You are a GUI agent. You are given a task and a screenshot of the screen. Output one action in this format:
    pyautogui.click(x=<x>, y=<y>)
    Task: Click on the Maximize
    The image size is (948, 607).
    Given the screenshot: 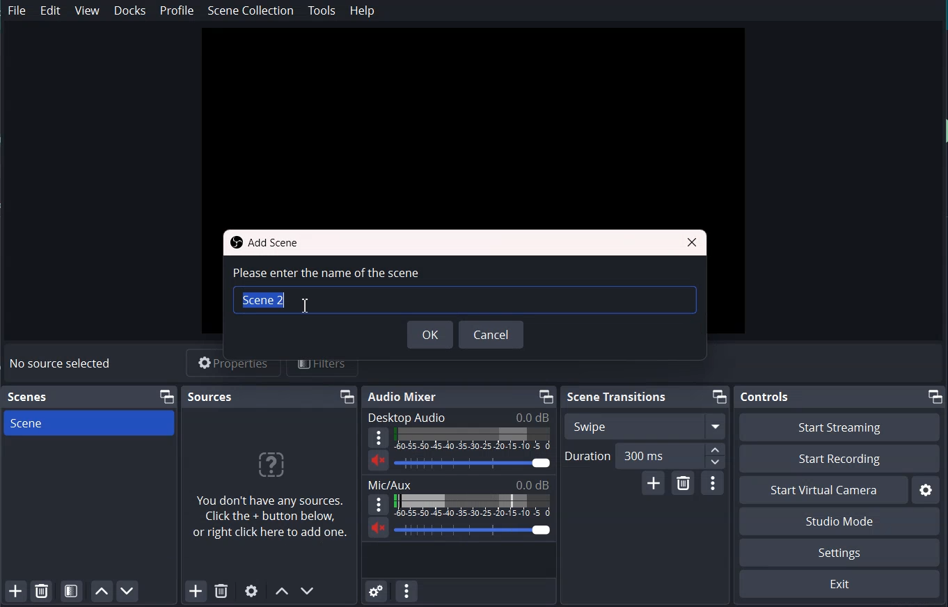 What is the action you would take?
    pyautogui.click(x=347, y=397)
    